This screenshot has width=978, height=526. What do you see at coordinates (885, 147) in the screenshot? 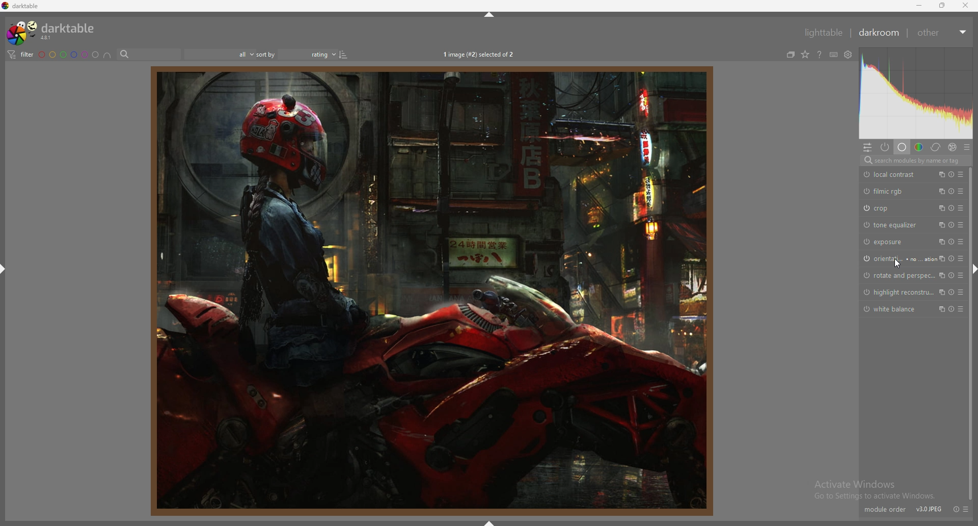
I see `show active modules` at bounding box center [885, 147].